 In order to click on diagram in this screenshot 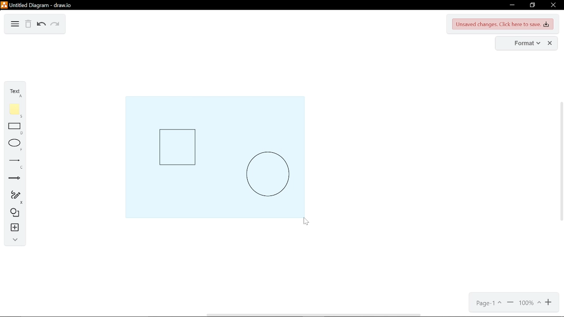, I will do `click(15, 25)`.